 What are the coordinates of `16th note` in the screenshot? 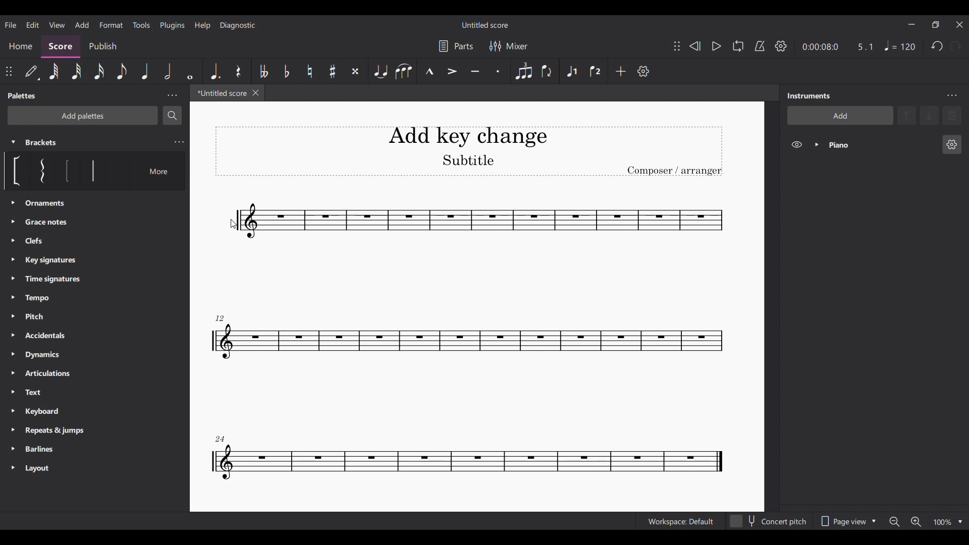 It's located at (99, 72).